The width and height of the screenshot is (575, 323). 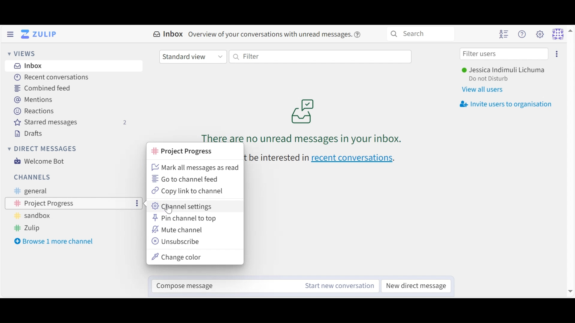 What do you see at coordinates (42, 34) in the screenshot?
I see `Go to Home View (Inbox)` at bounding box center [42, 34].